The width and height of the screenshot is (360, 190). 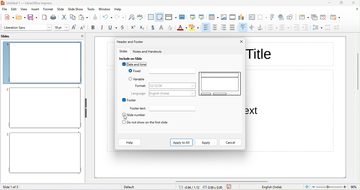 What do you see at coordinates (148, 122) in the screenshot?
I see `do not show on the first slide` at bounding box center [148, 122].